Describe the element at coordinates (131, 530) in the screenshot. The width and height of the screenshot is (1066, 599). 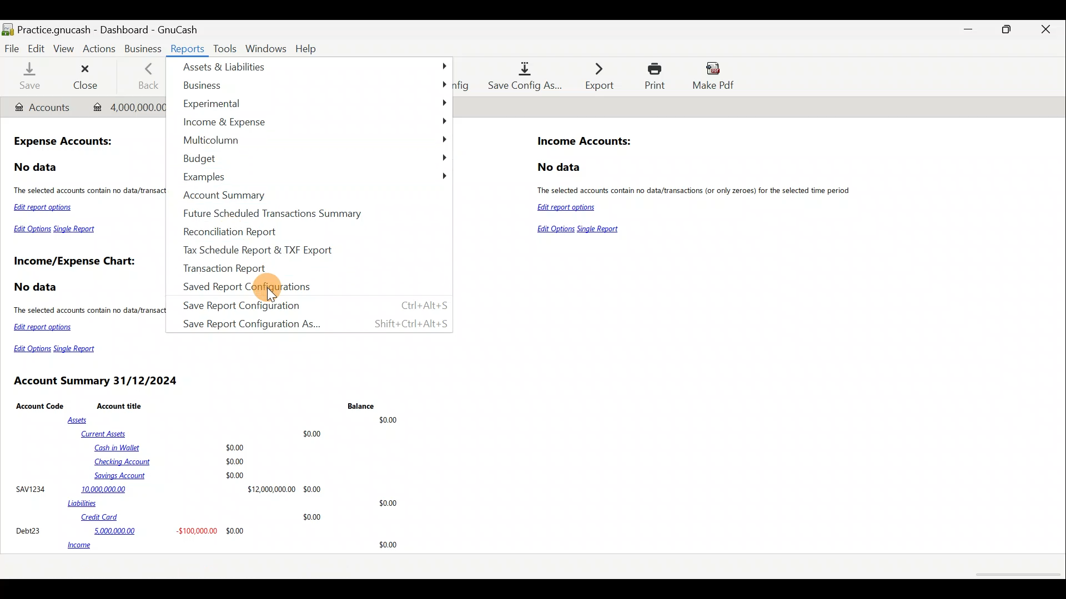
I see `Debt23 5,000,000.00 -$100,000.00 $0.00` at that location.